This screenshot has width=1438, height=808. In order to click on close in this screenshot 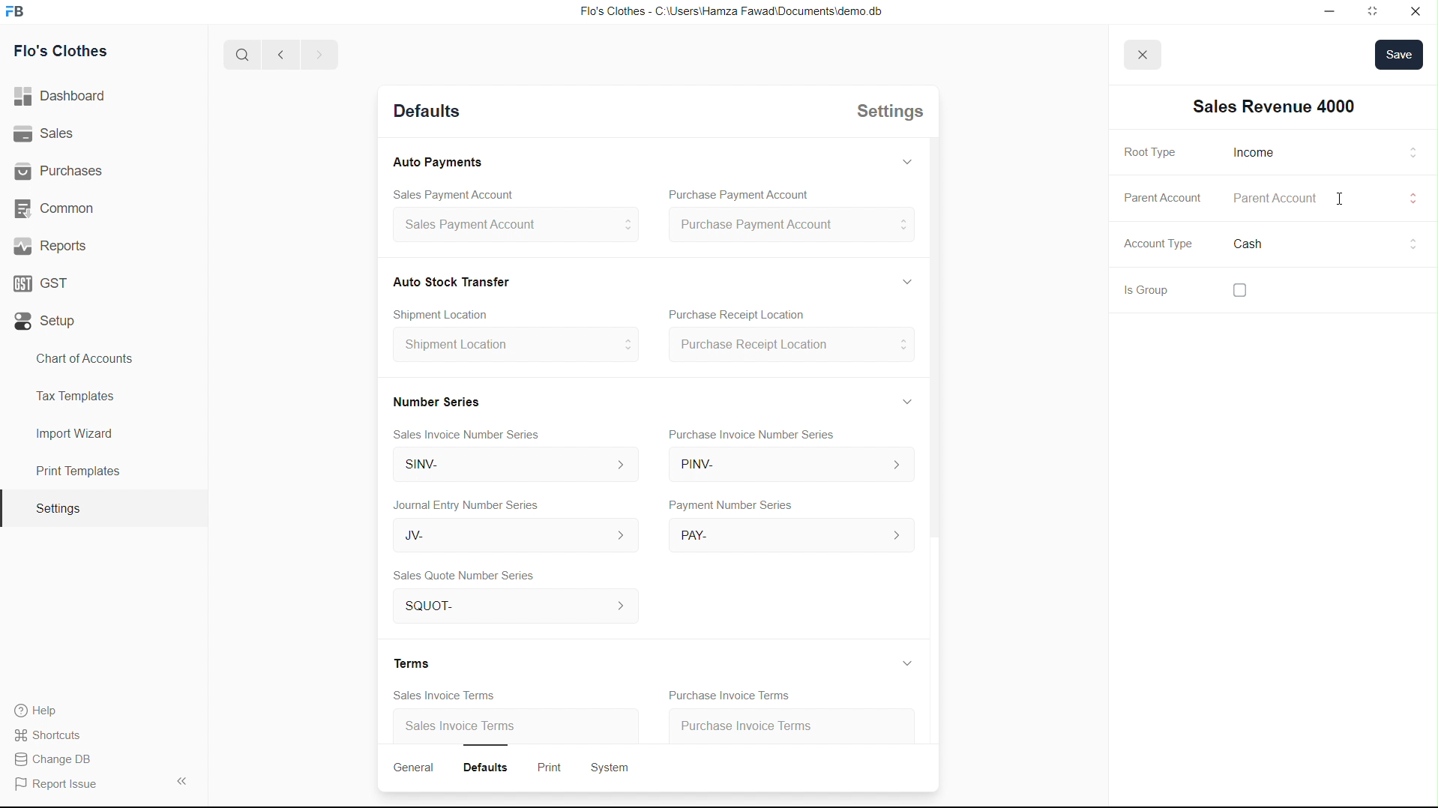, I will do `click(1140, 54)`.